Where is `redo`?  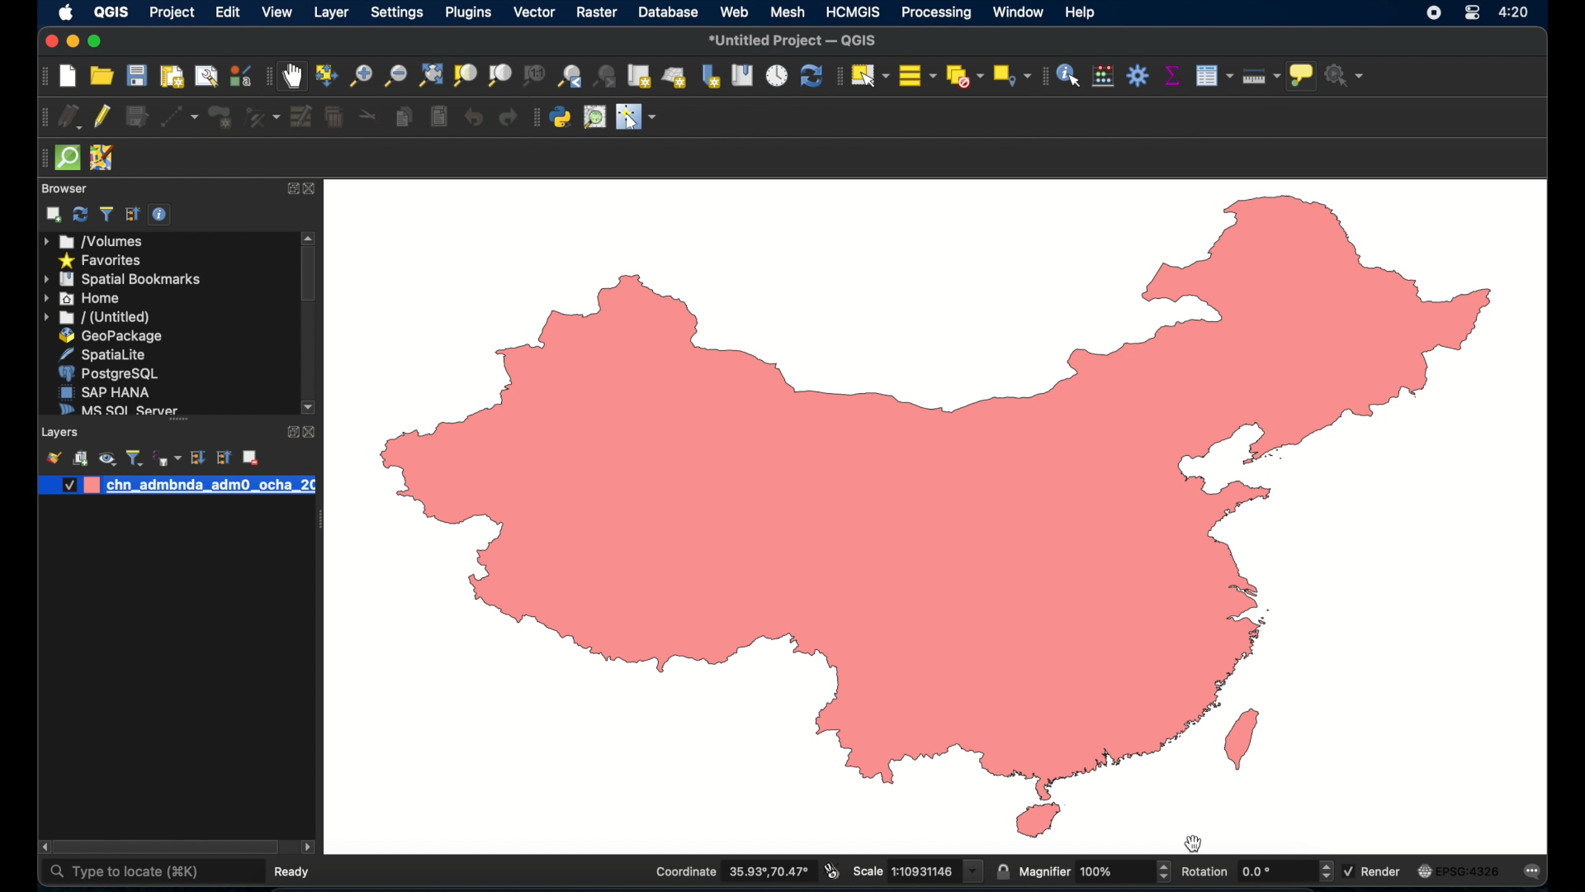
redo is located at coordinates (504, 116).